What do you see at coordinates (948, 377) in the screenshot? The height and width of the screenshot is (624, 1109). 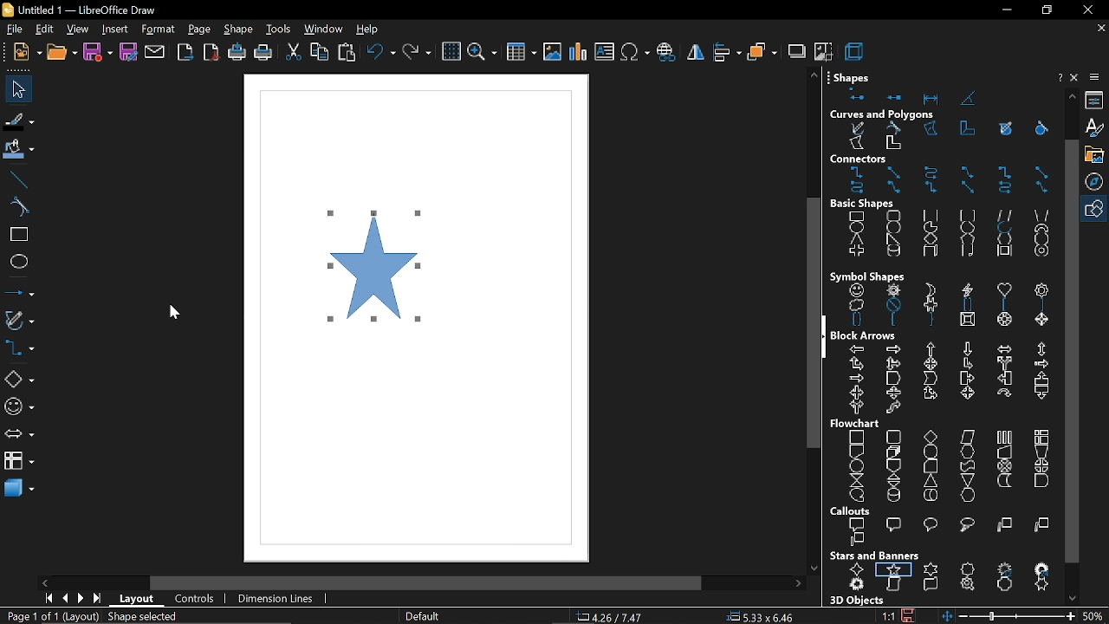 I see `block arrows` at bounding box center [948, 377].